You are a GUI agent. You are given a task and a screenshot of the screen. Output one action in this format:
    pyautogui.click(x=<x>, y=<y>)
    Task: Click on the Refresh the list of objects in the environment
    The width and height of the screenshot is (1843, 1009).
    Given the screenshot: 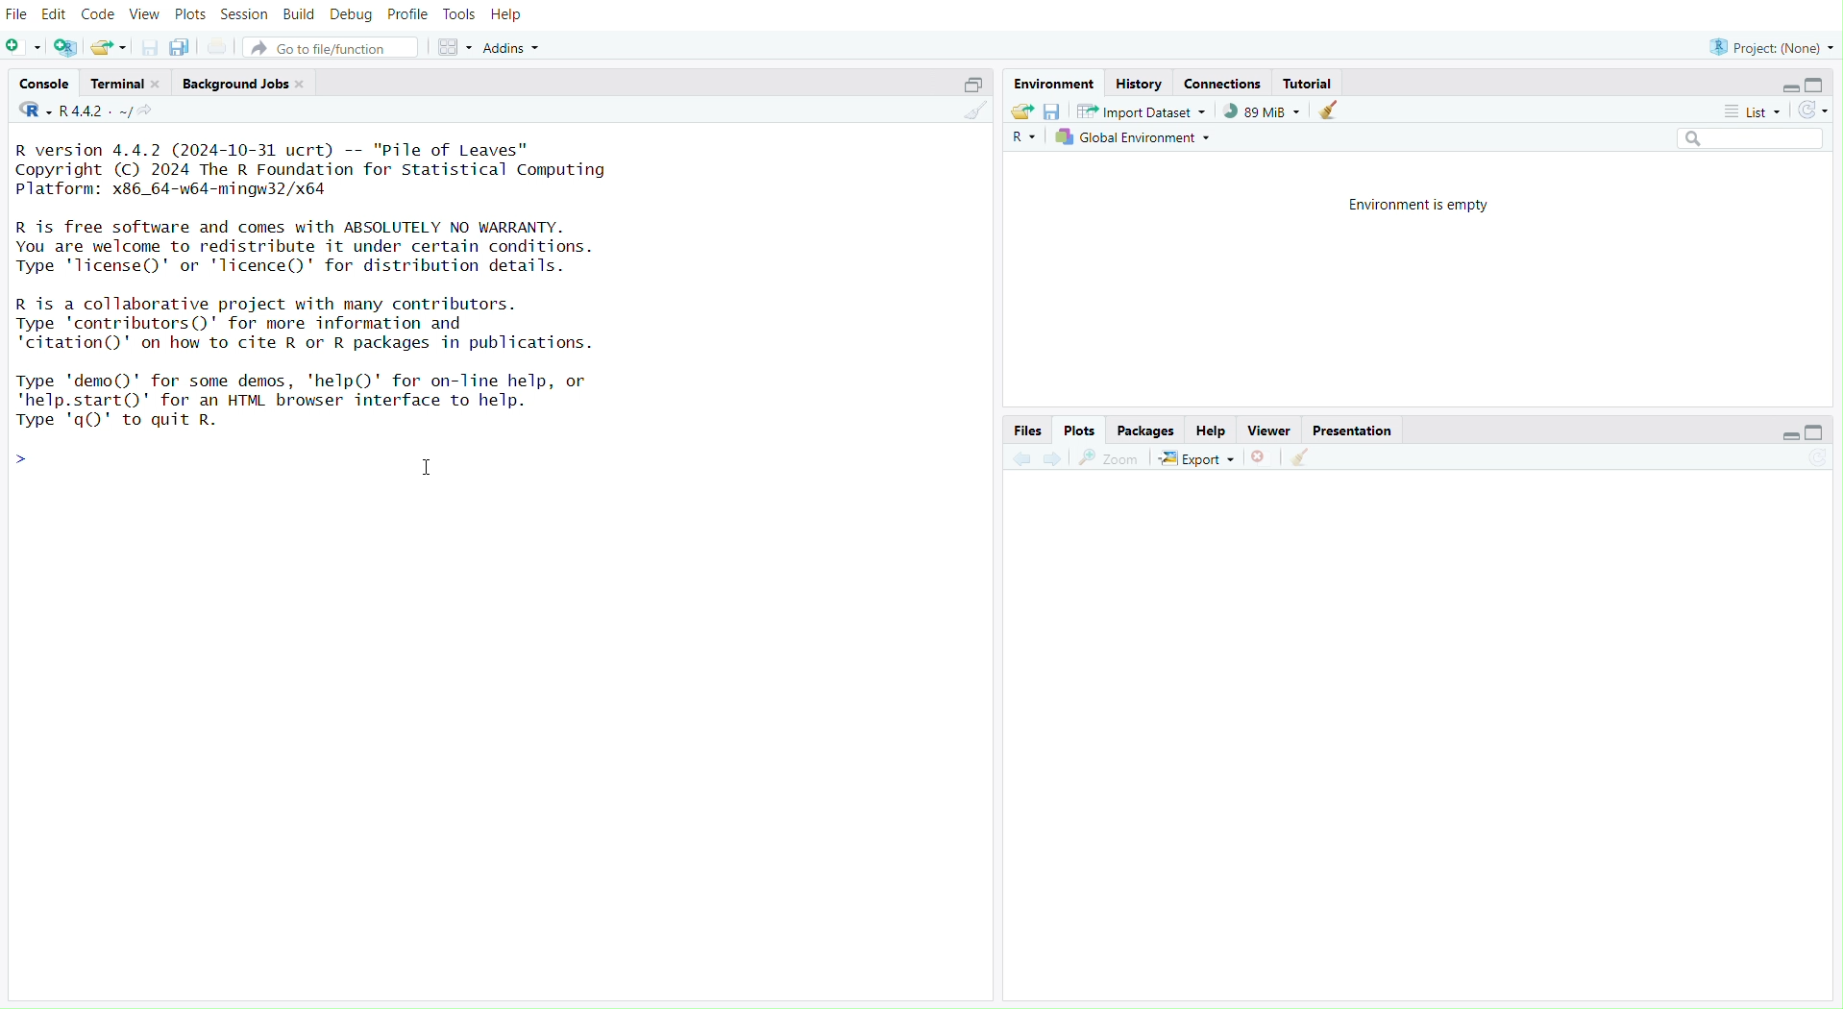 What is the action you would take?
    pyautogui.click(x=1812, y=109)
    